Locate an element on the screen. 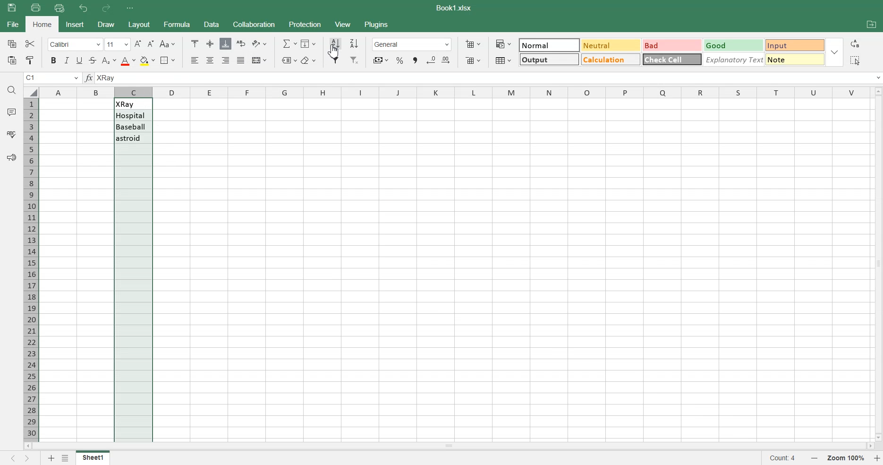 The width and height of the screenshot is (883, 465). Replace is located at coordinates (857, 43).